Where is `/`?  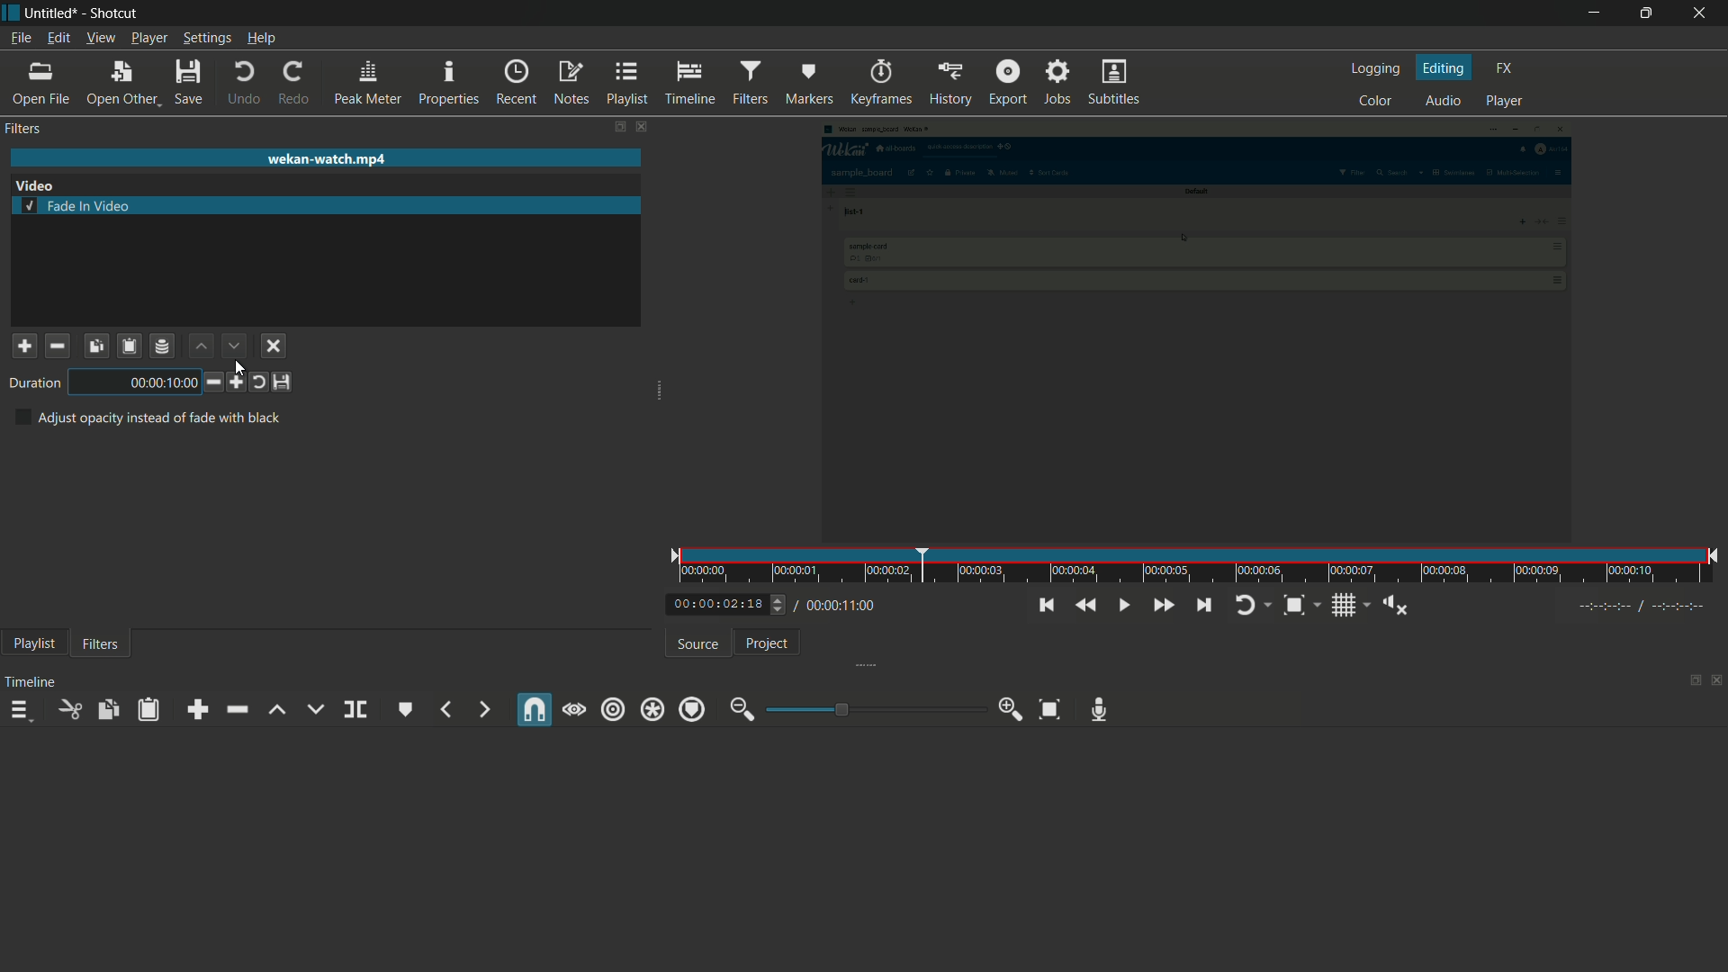
/ is located at coordinates (794, 602).